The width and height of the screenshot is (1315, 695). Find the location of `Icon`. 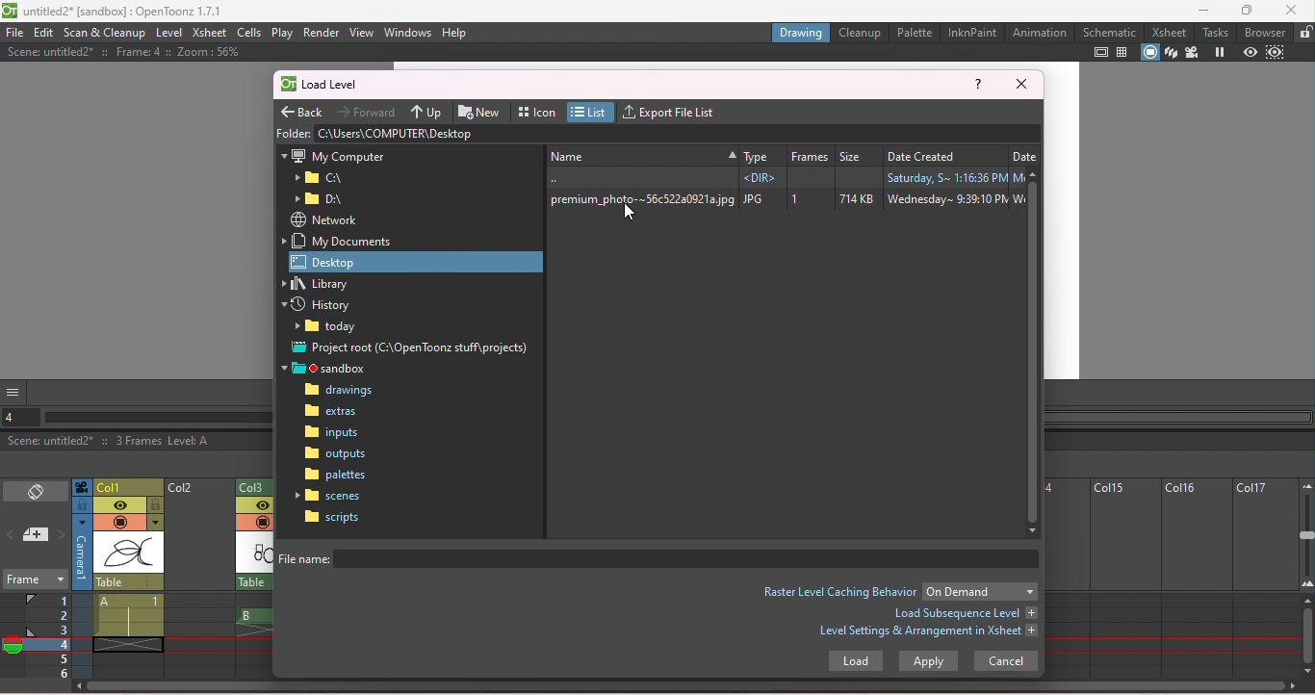

Icon is located at coordinates (538, 110).